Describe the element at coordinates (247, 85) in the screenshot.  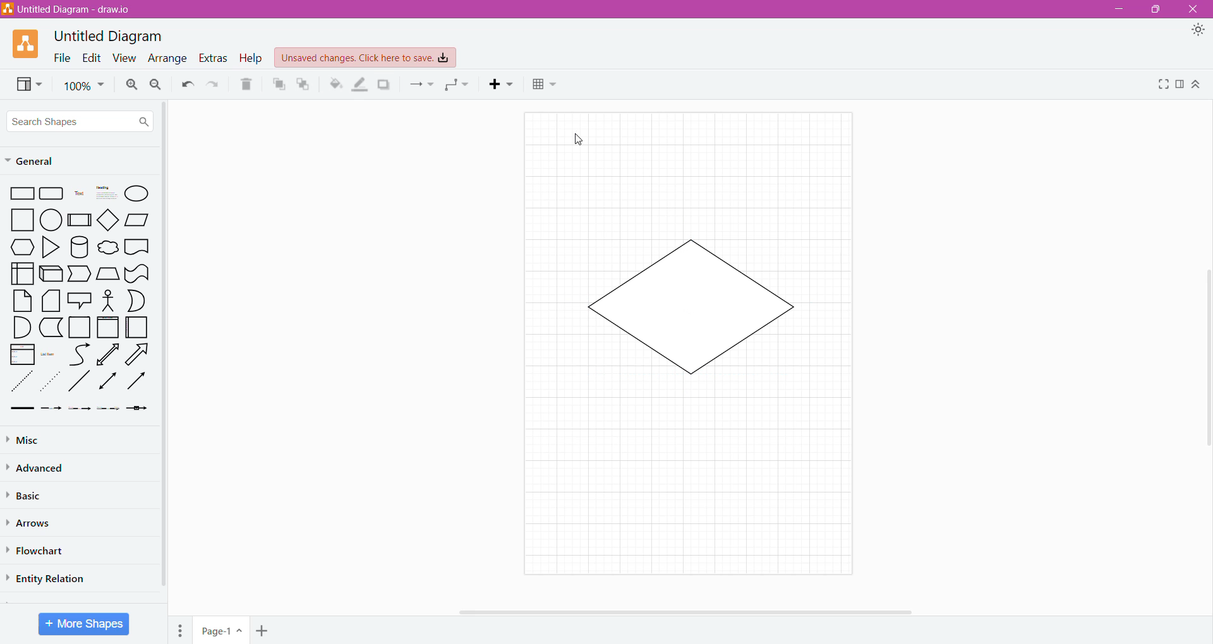
I see `Delete` at that location.